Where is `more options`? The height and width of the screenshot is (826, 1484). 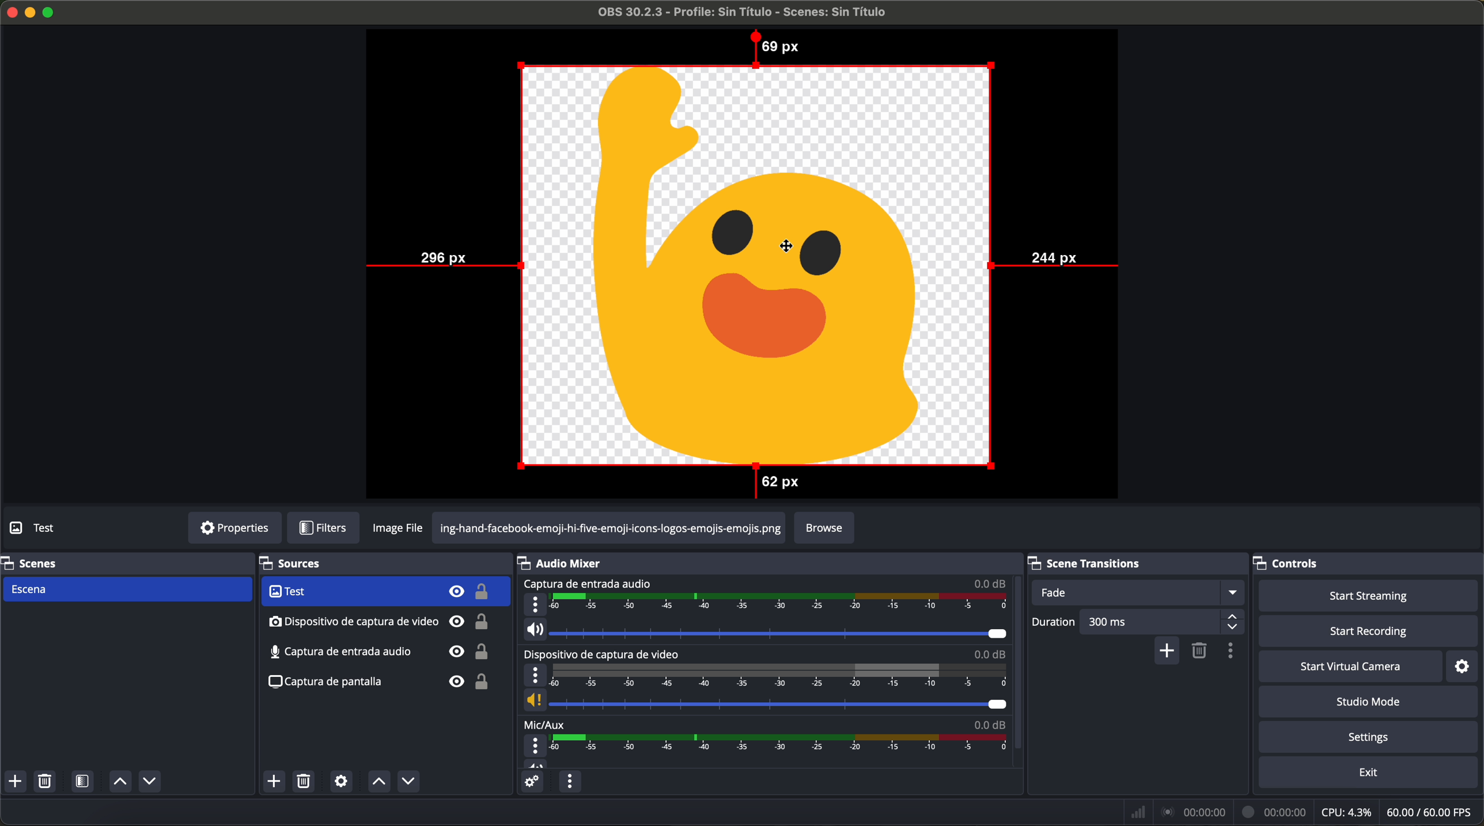
more options is located at coordinates (536, 746).